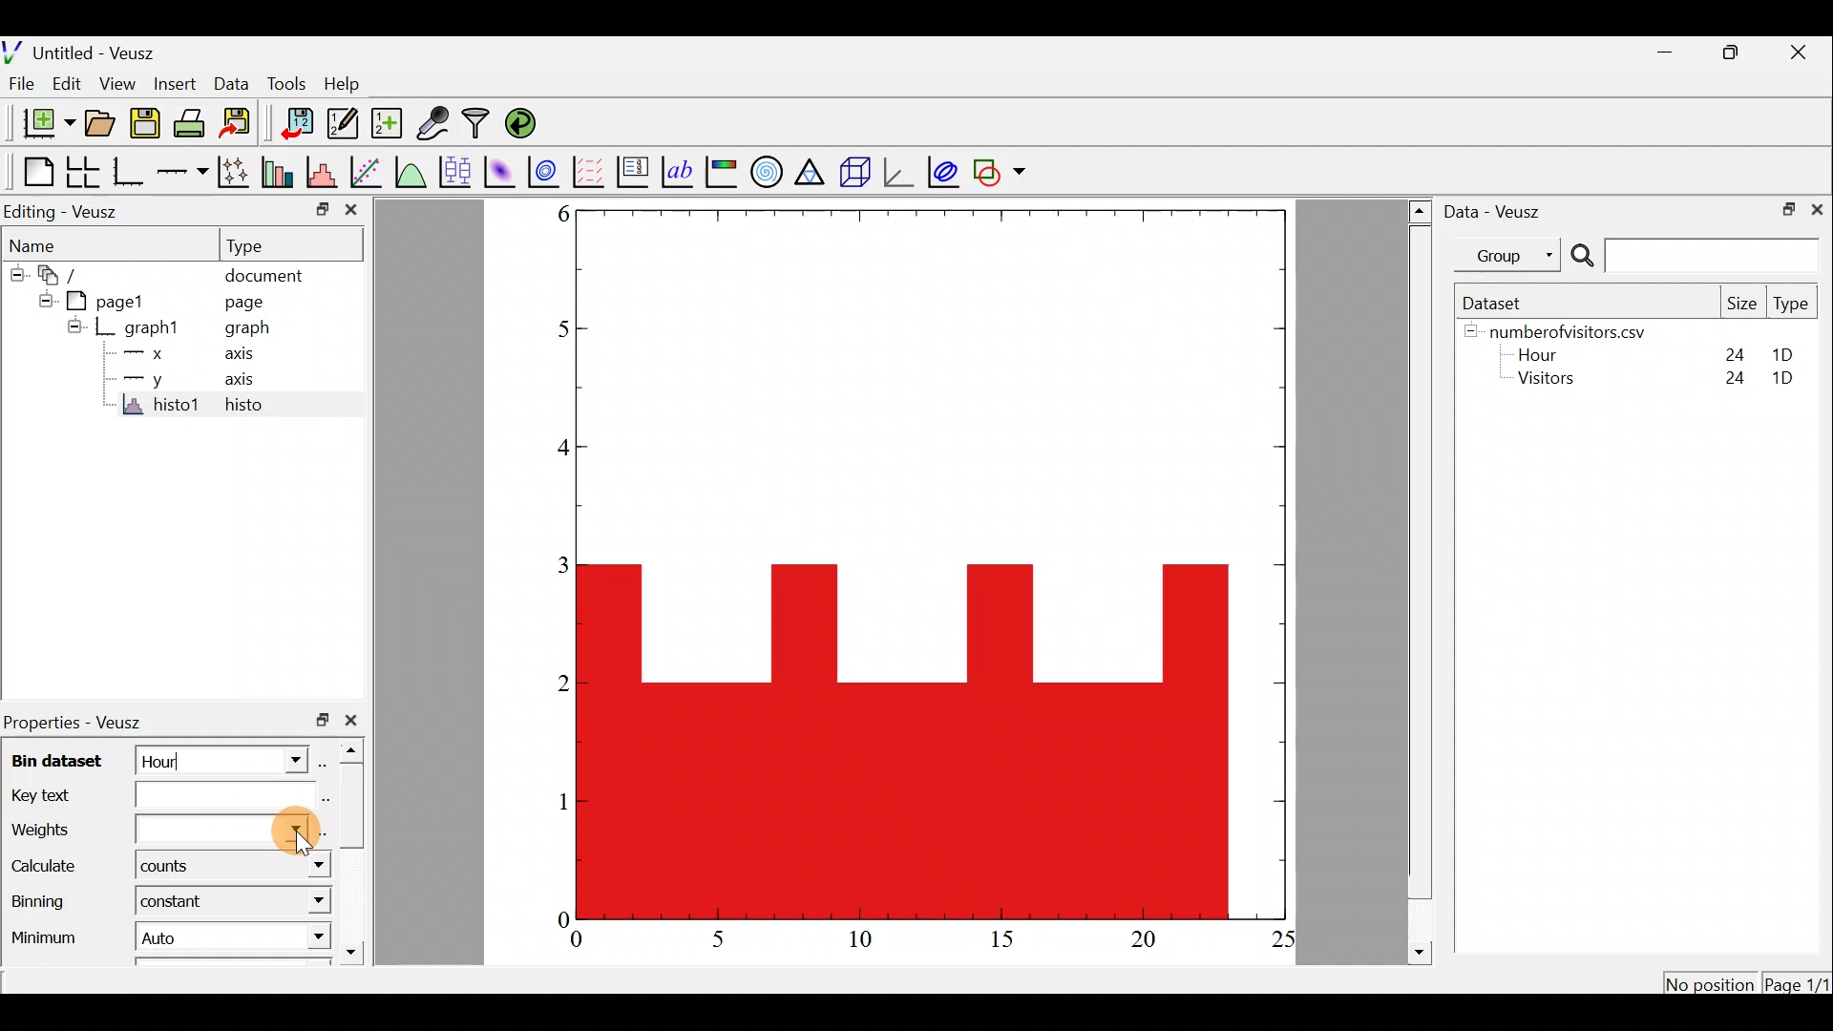 The height and width of the screenshot is (1031, 1833). Describe the element at coordinates (502, 170) in the screenshot. I see `plot a 2d dataset as an image` at that location.